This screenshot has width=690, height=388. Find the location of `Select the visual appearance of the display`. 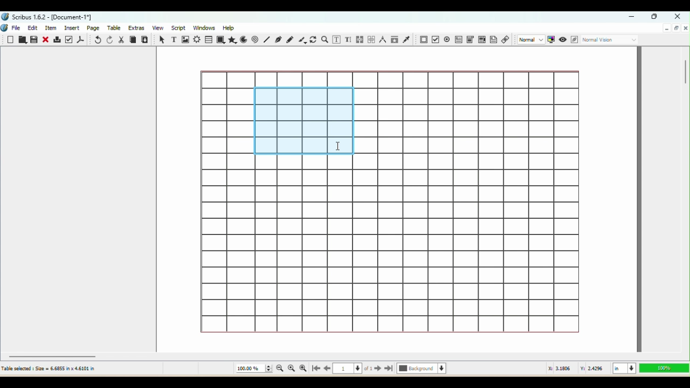

Select the visual appearance of the display is located at coordinates (611, 40).